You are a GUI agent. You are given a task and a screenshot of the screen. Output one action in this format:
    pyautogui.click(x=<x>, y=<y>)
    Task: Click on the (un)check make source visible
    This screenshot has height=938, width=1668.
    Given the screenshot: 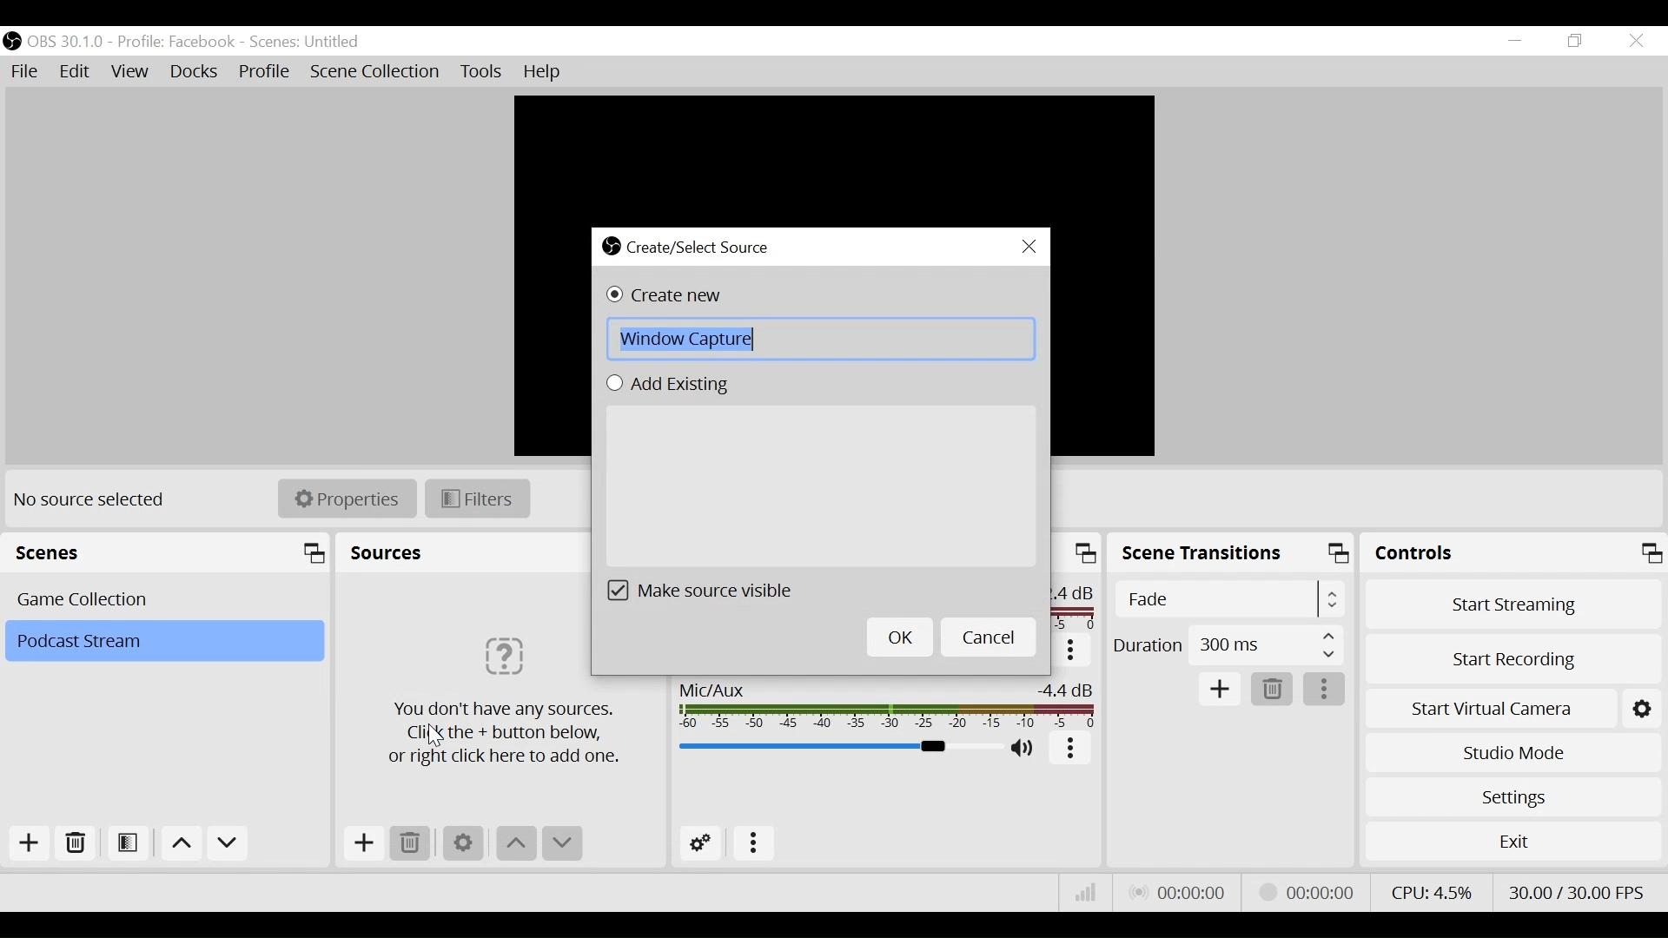 What is the action you would take?
    pyautogui.click(x=712, y=591)
    